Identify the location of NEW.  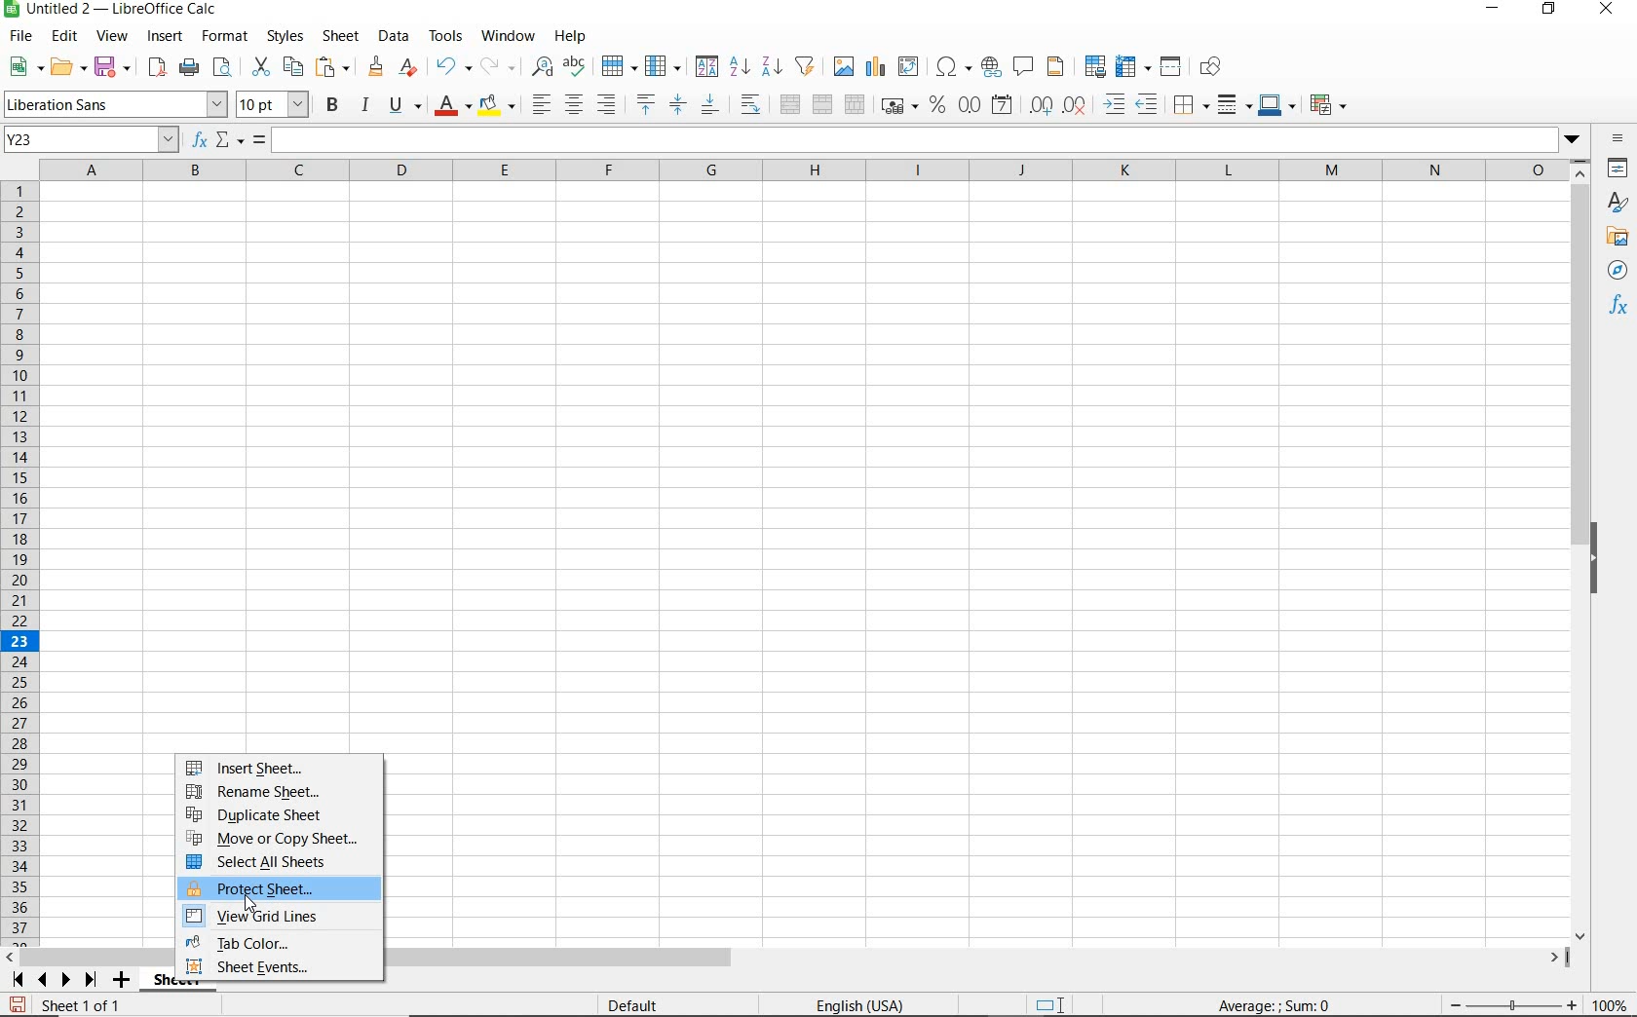
(21, 67).